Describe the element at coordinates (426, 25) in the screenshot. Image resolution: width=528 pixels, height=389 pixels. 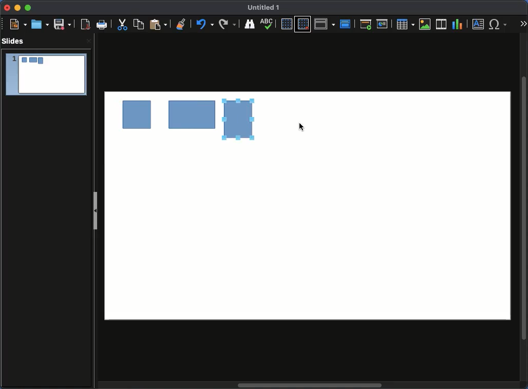
I see `Image` at that location.